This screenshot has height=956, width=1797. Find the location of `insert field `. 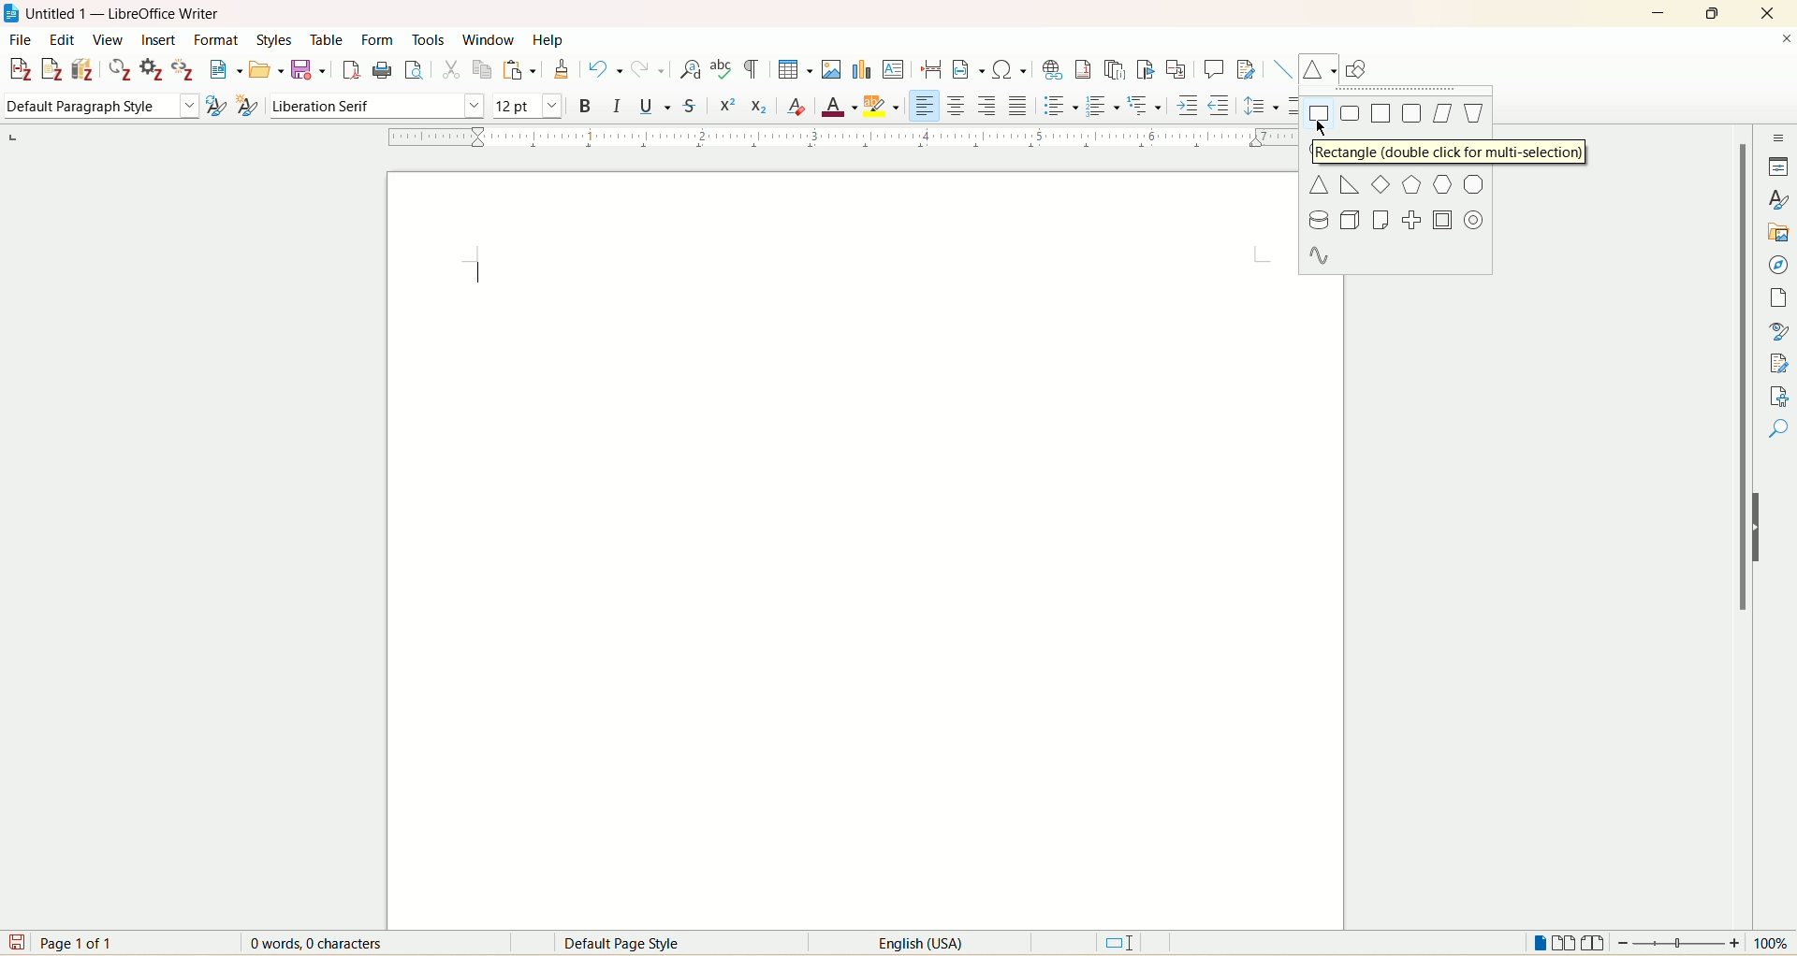

insert field  is located at coordinates (967, 69).